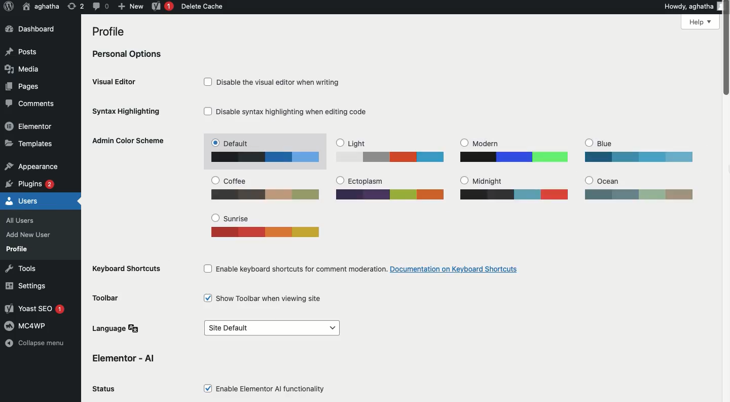 Image resolution: width=730 pixels, height=402 pixels. I want to click on Keyboard shortcuts, so click(122, 270).